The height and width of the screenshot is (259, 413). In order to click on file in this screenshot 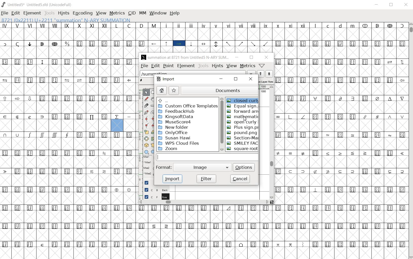, I will do `click(144, 66)`.